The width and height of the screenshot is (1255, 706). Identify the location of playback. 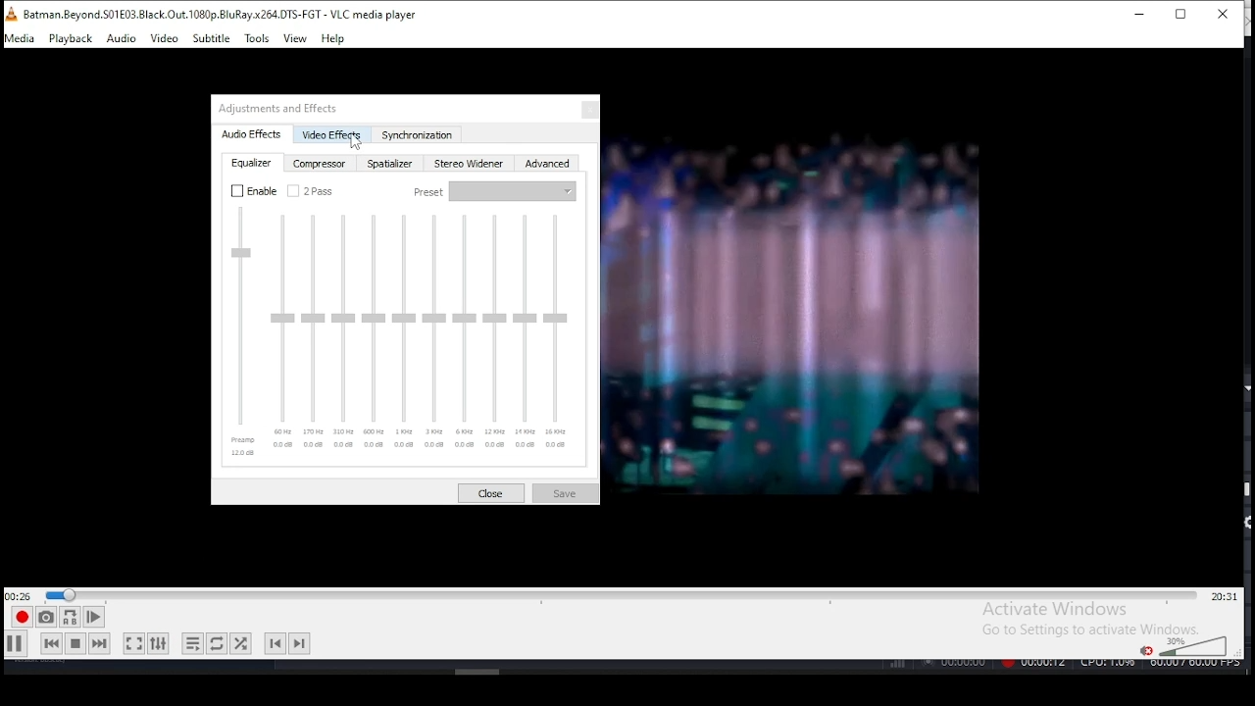
(71, 39).